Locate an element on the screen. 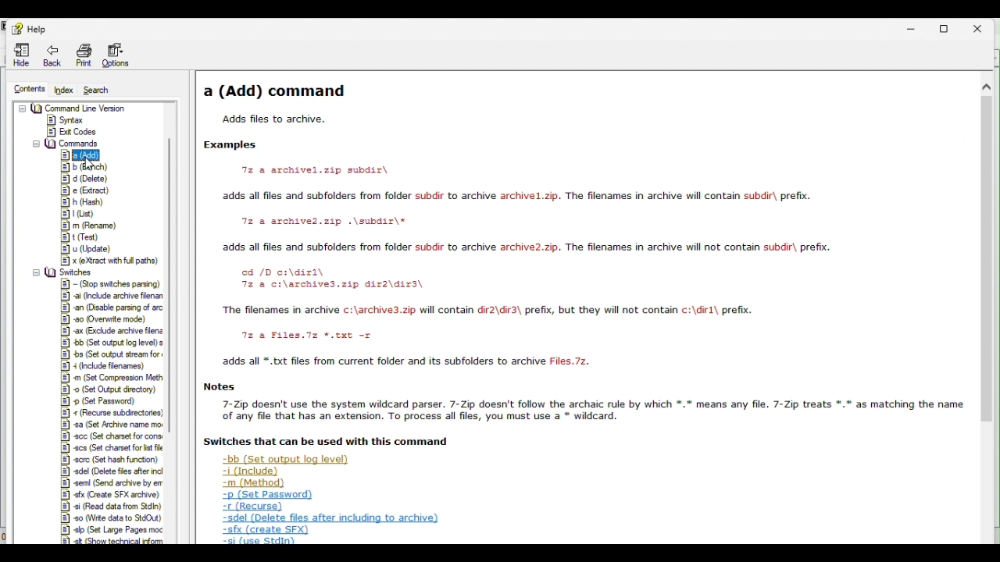 The image size is (1000, 562). Restore is located at coordinates (945, 30).